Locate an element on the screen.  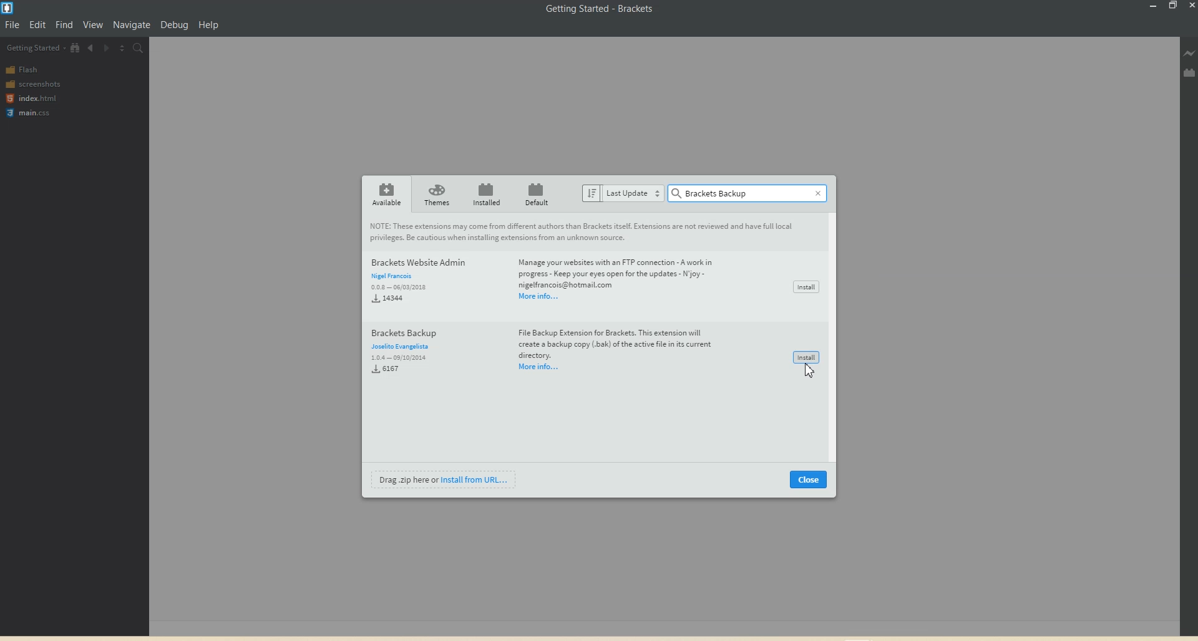
main.css is located at coordinates (31, 113).